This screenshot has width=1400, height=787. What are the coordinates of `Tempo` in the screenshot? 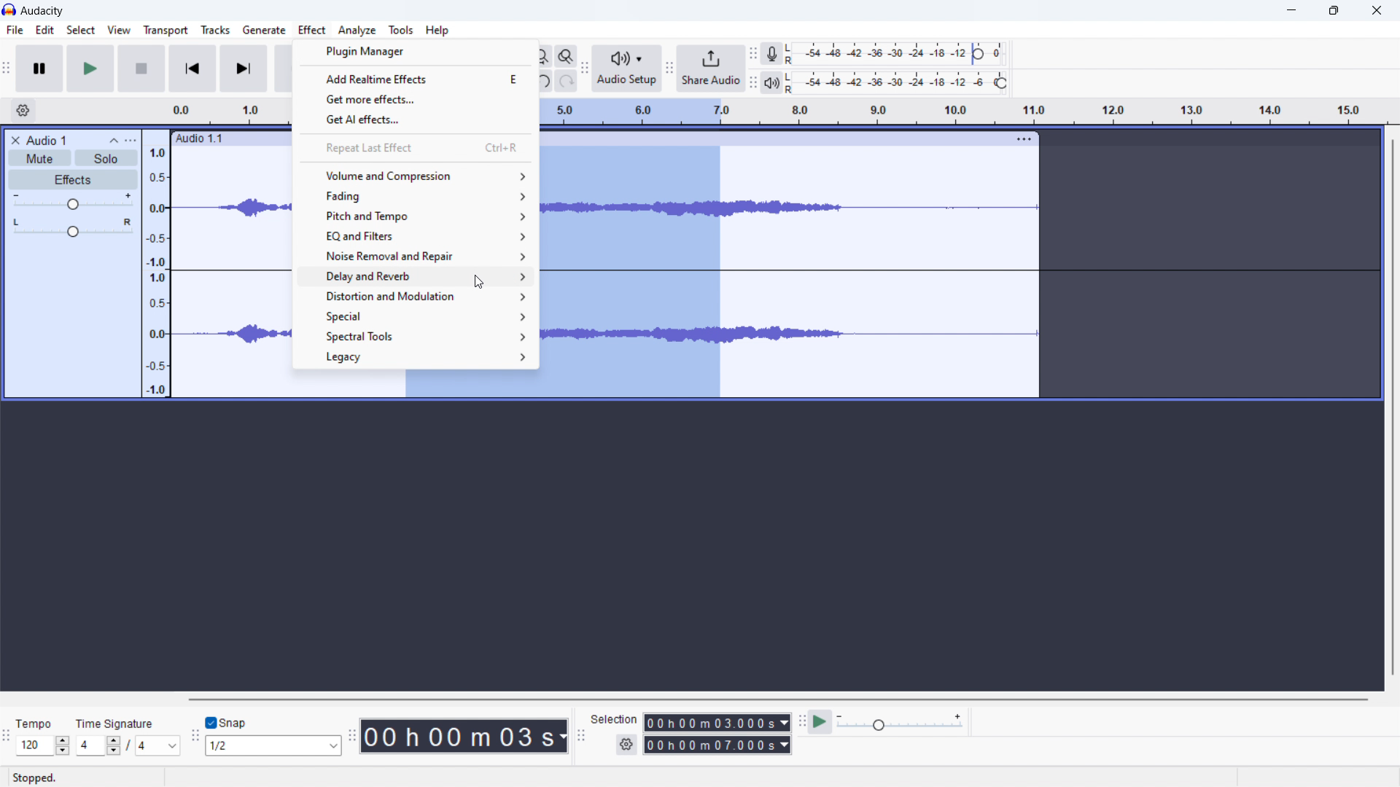 It's located at (36, 724).